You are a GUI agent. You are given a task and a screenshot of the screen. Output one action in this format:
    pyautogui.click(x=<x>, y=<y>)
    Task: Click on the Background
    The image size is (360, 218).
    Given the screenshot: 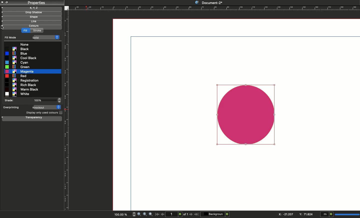 What is the action you would take?
    pyautogui.click(x=215, y=214)
    